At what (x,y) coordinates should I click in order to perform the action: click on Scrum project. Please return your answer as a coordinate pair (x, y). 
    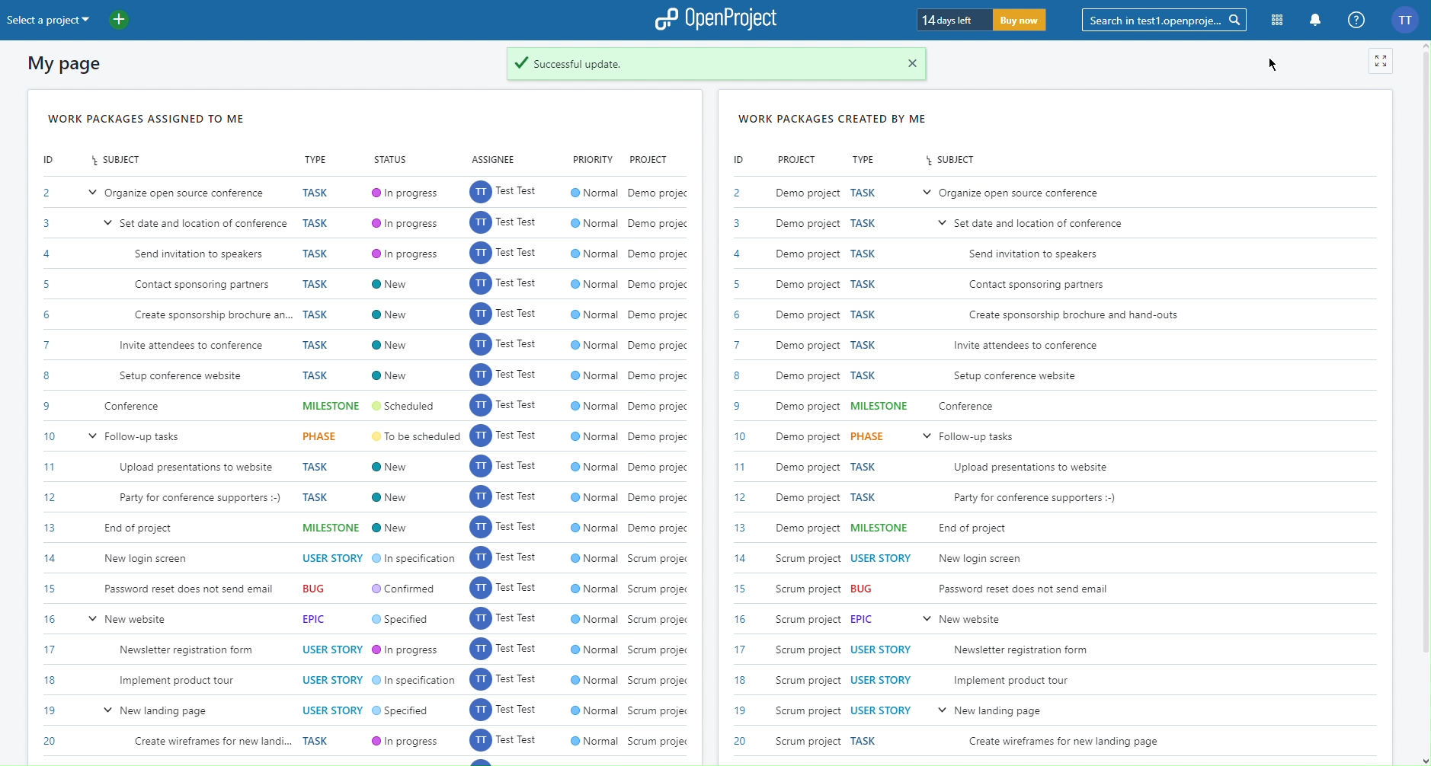
    Looking at the image, I should click on (657, 652).